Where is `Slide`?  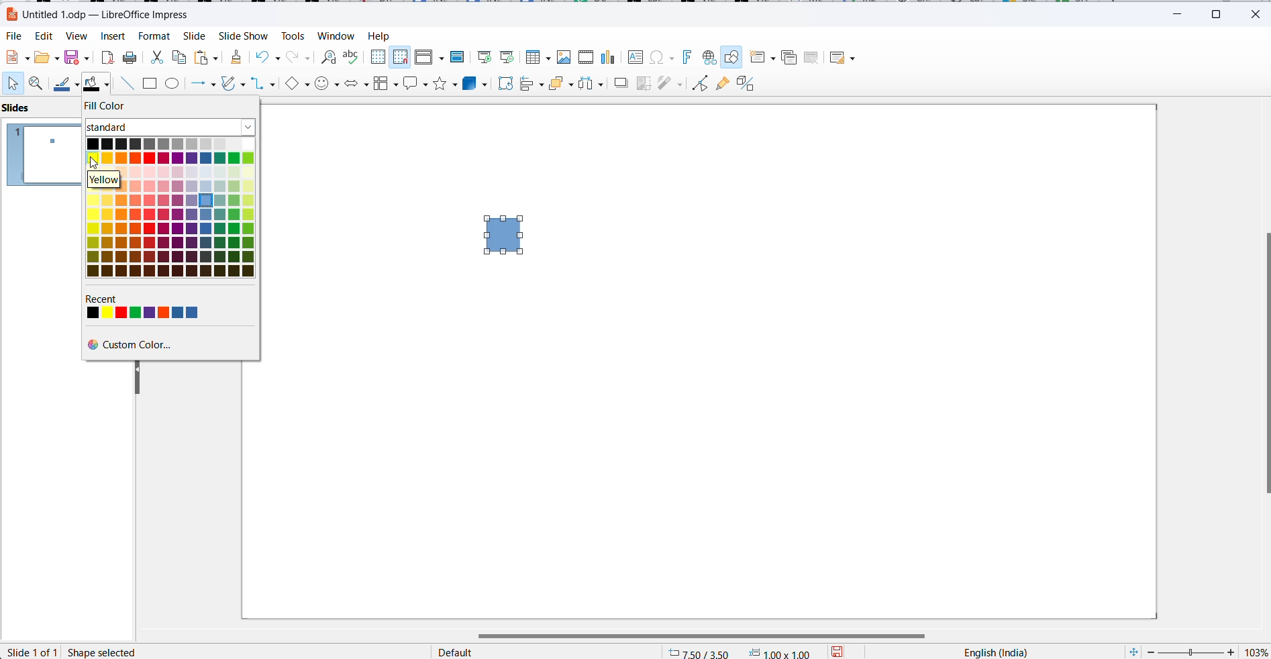
Slide is located at coordinates (193, 37).